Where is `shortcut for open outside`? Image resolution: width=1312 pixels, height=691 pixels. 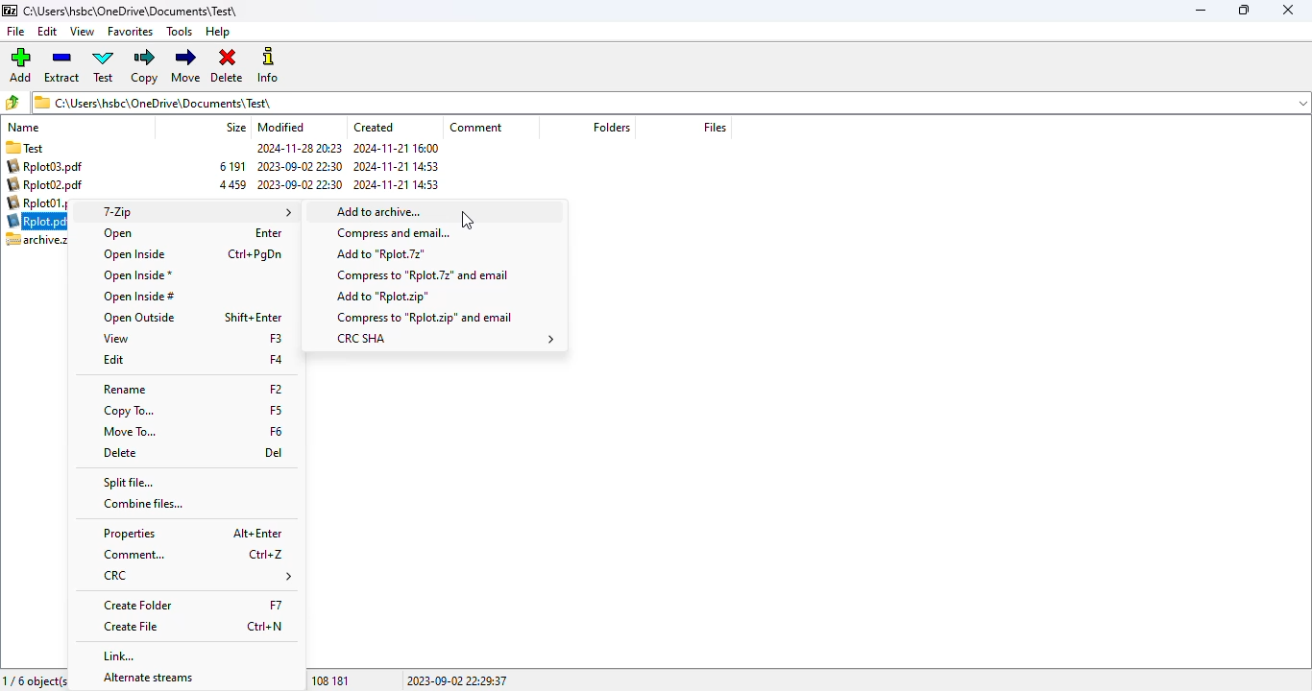 shortcut for open outside is located at coordinates (254, 318).